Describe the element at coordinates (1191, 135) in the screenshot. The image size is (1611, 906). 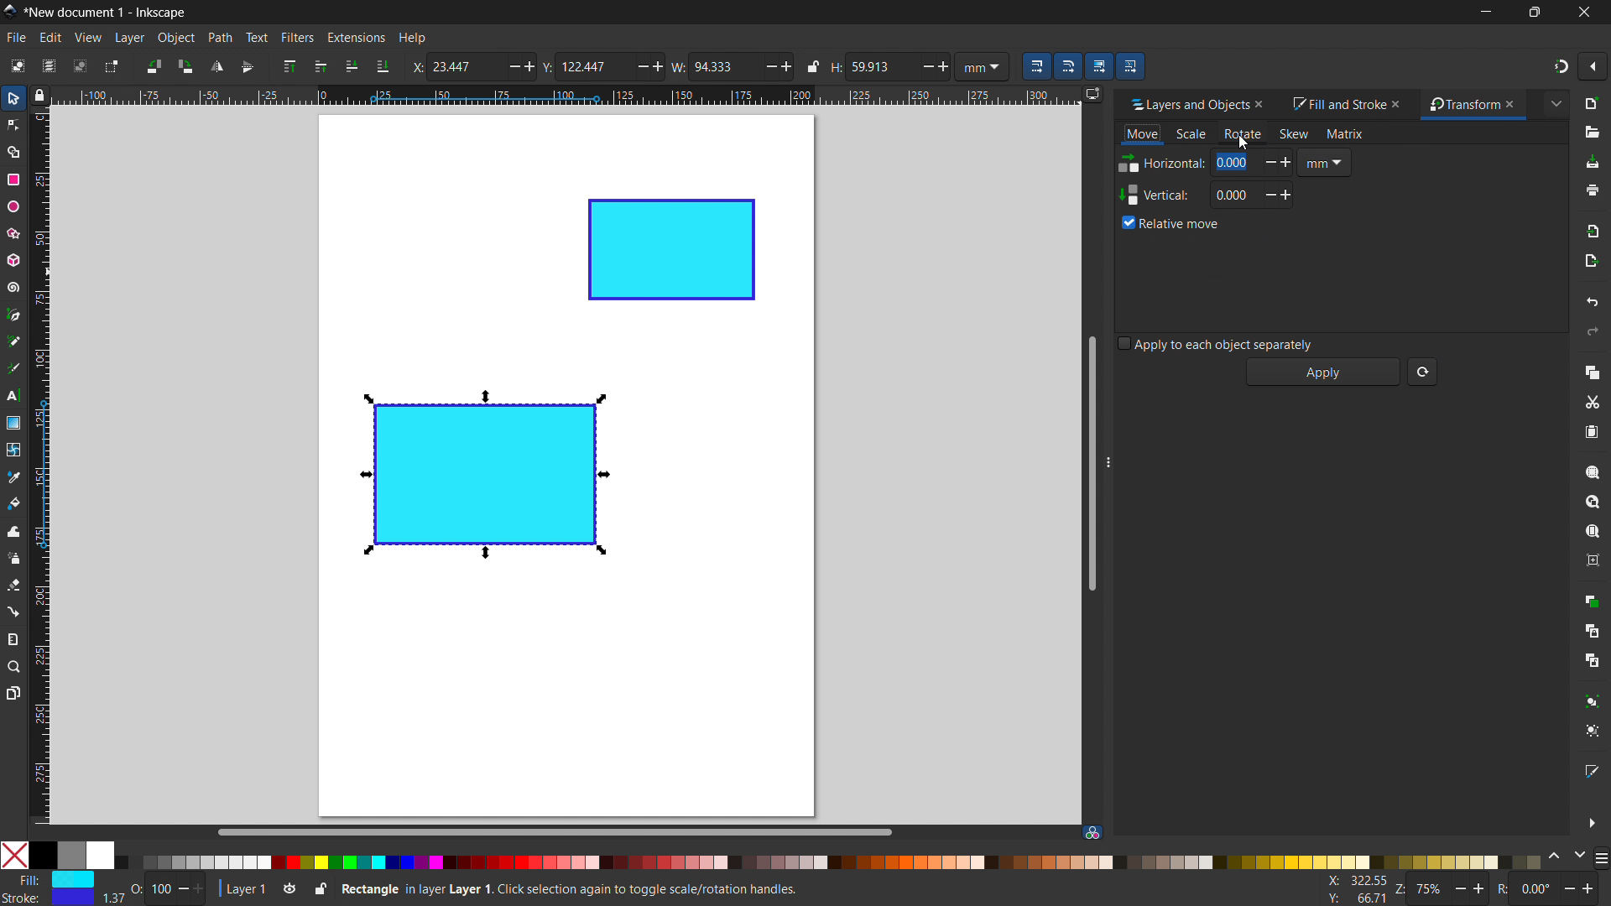
I see `scale` at that location.